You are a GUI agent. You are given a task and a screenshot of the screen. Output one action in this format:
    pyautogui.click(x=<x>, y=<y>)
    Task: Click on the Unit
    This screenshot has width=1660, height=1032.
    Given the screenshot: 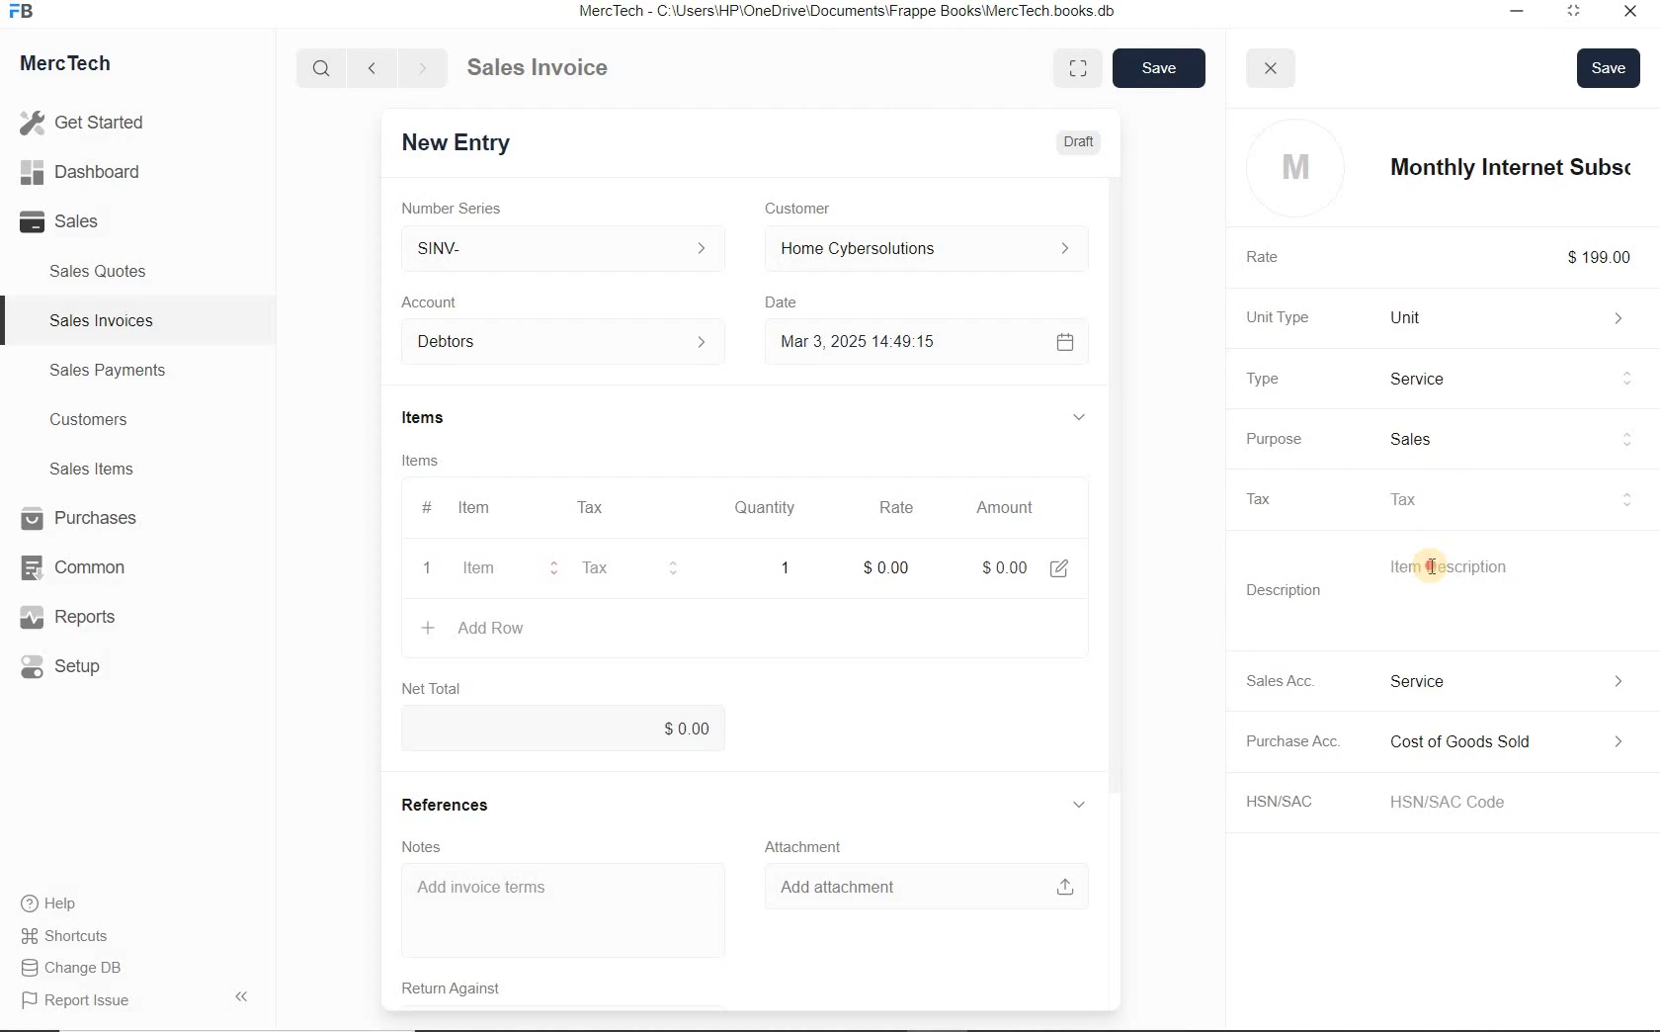 What is the action you would take?
    pyautogui.click(x=1497, y=317)
    